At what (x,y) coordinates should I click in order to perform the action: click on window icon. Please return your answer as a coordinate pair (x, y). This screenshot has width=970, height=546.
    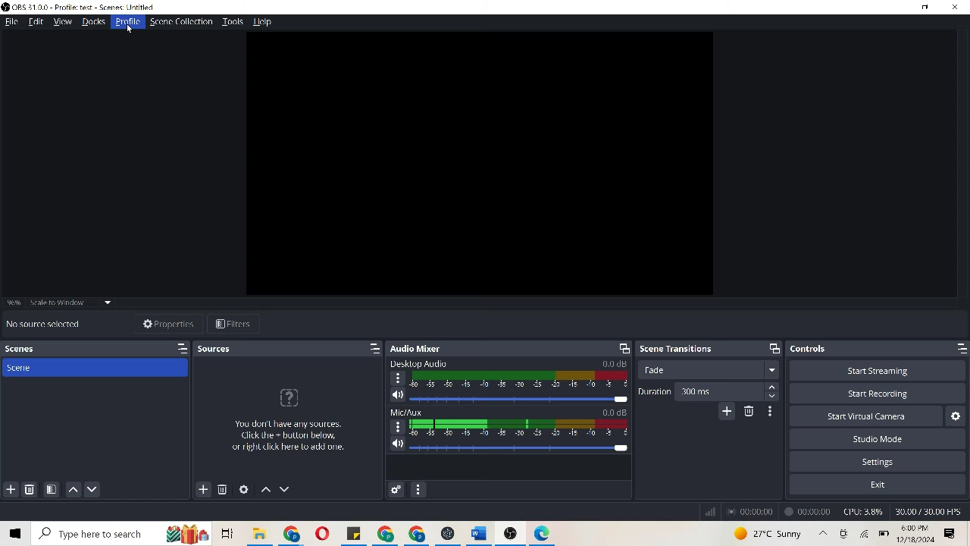
    Looking at the image, I should click on (16, 535).